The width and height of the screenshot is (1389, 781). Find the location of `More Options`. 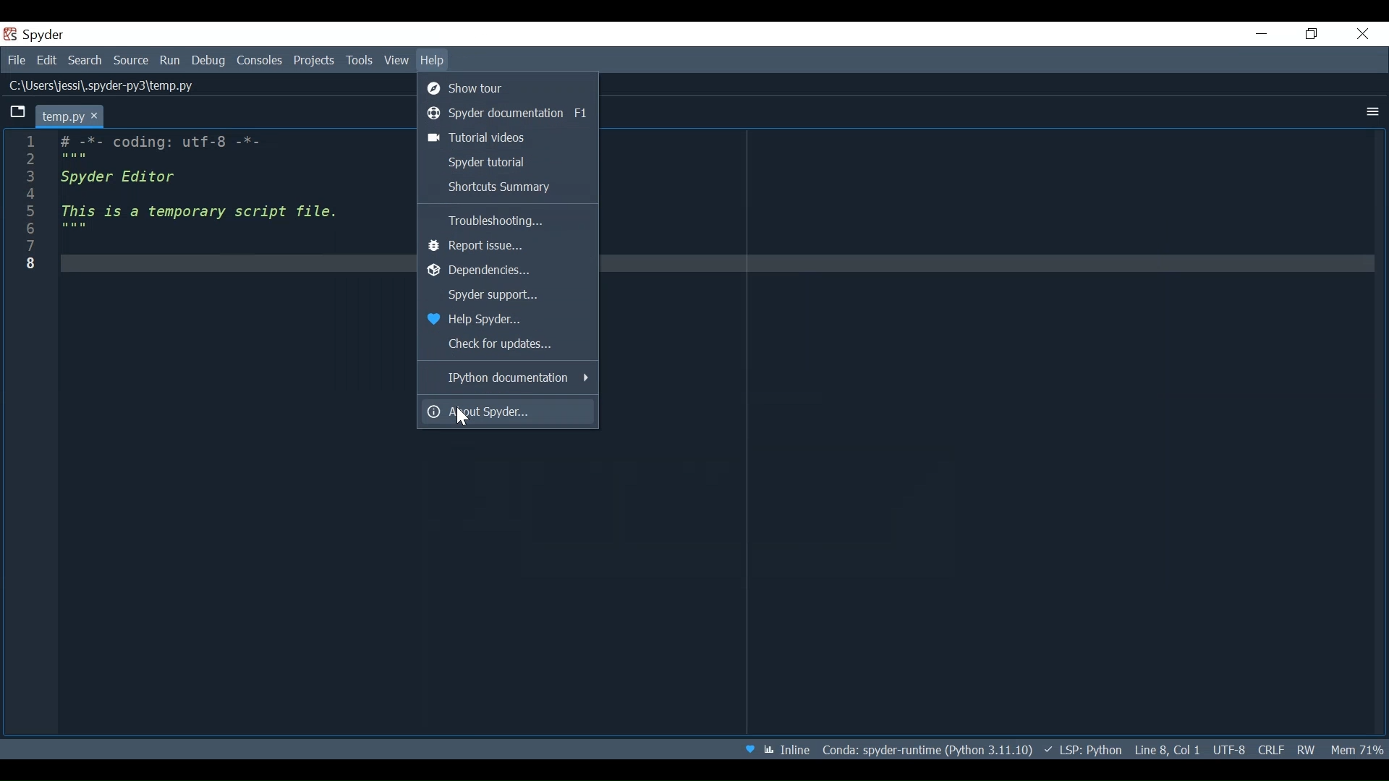

More Options is located at coordinates (1369, 112).